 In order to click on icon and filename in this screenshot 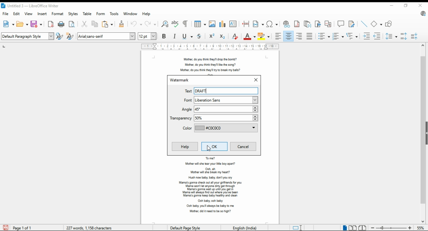, I will do `click(36, 6)`.